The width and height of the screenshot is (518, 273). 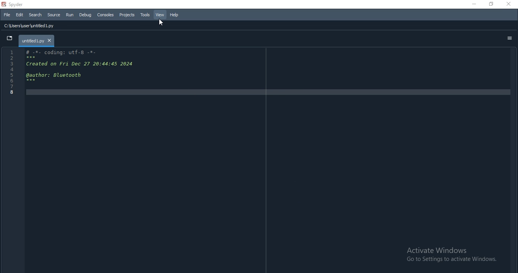 I want to click on View, so click(x=160, y=15).